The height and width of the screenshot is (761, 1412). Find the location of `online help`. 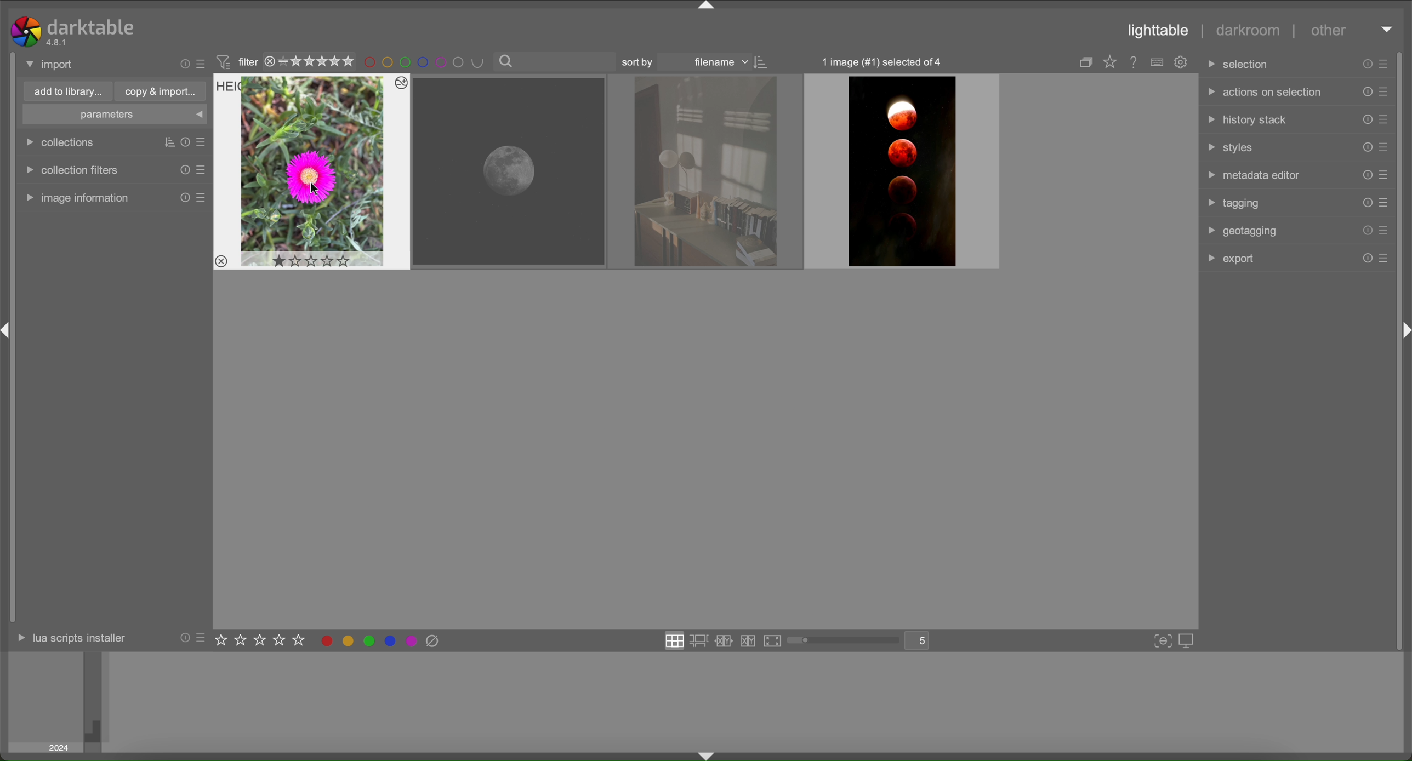

online help is located at coordinates (1134, 61).